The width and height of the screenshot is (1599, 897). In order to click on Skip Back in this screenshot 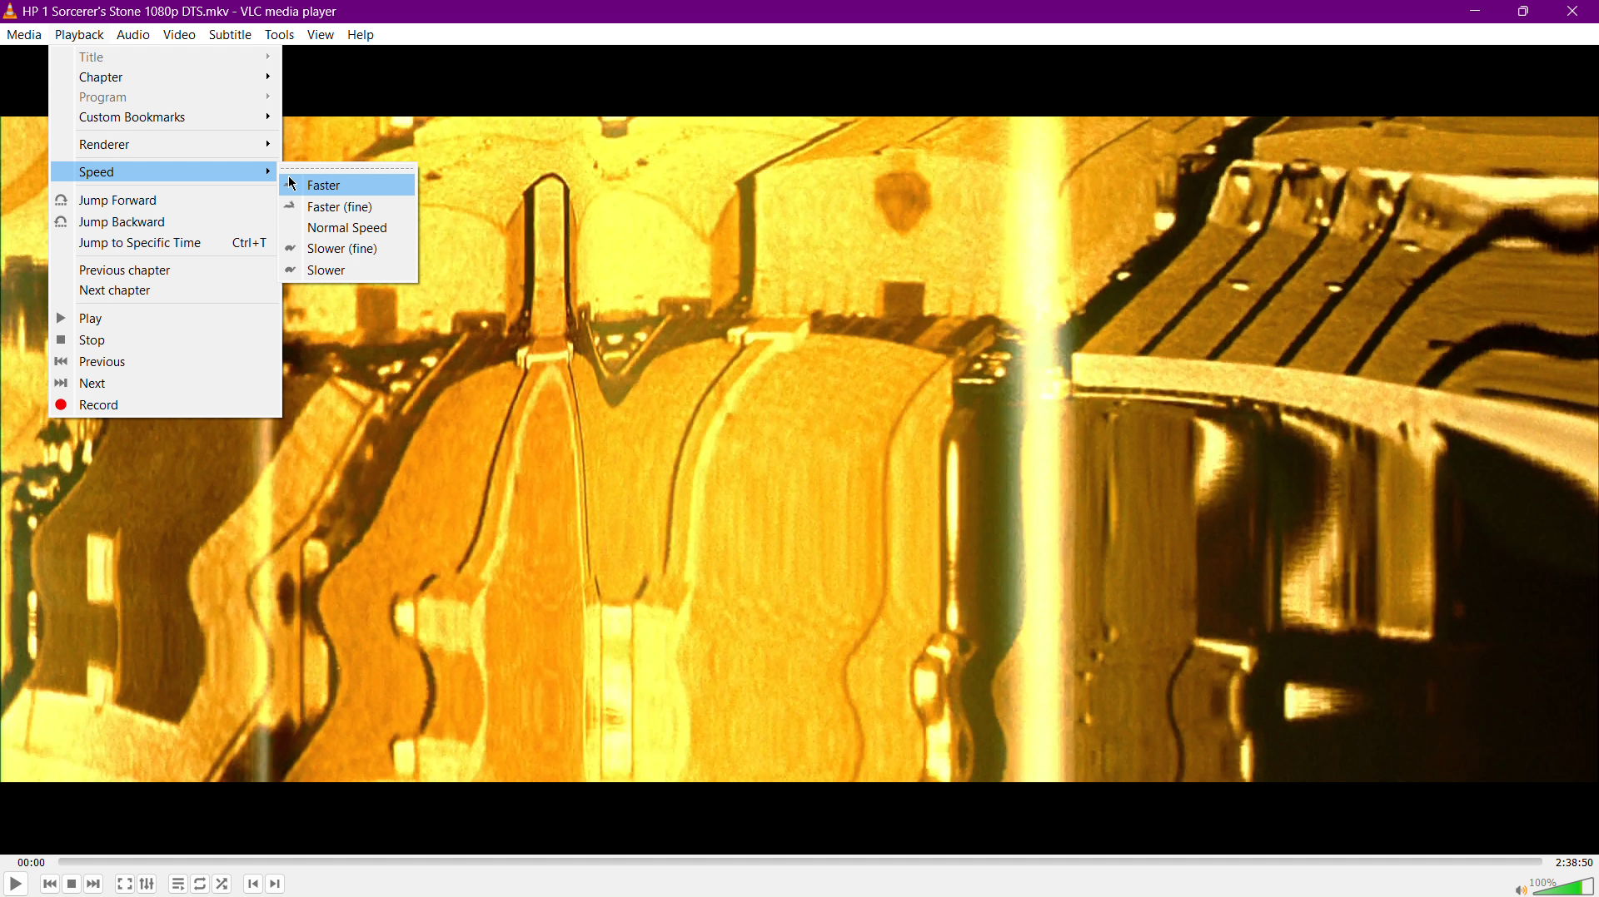, I will do `click(48, 884)`.